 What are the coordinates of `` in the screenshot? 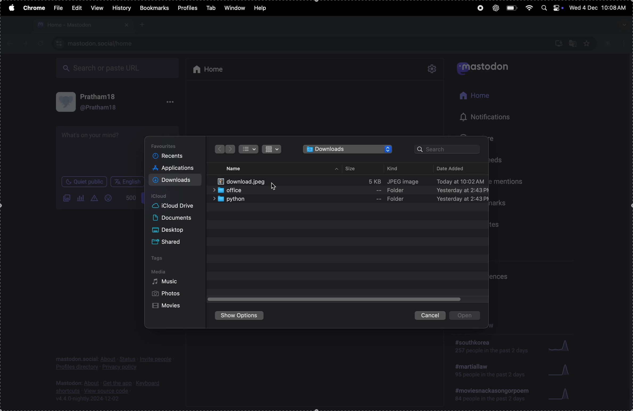 It's located at (231, 149).